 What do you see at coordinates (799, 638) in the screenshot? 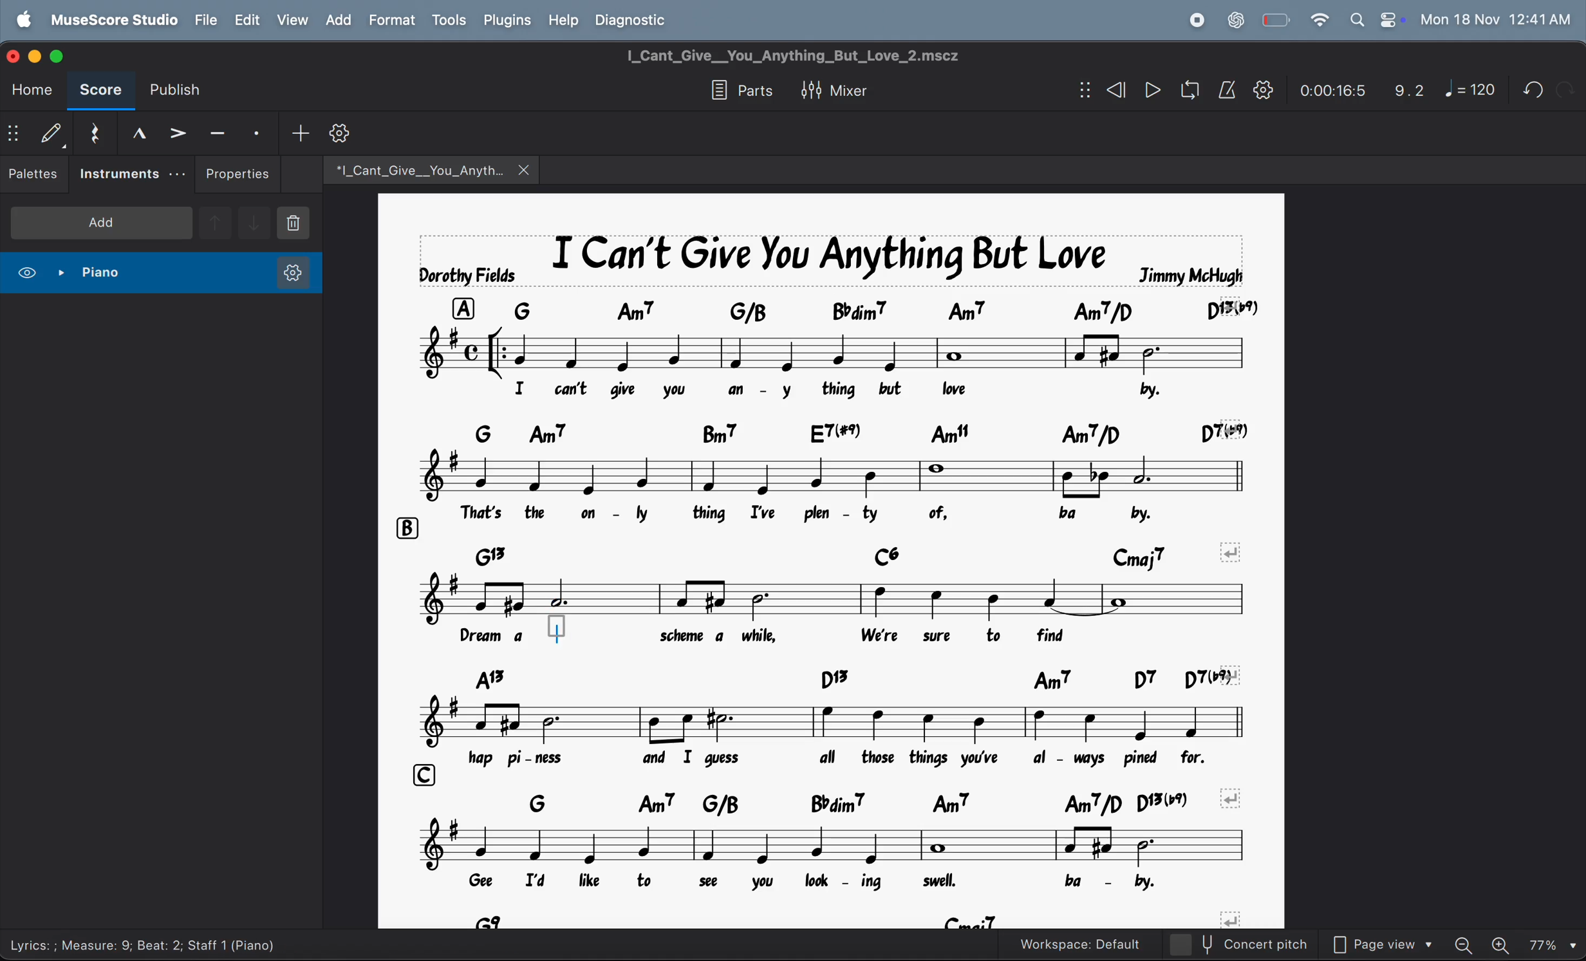
I see `lyrics` at bounding box center [799, 638].